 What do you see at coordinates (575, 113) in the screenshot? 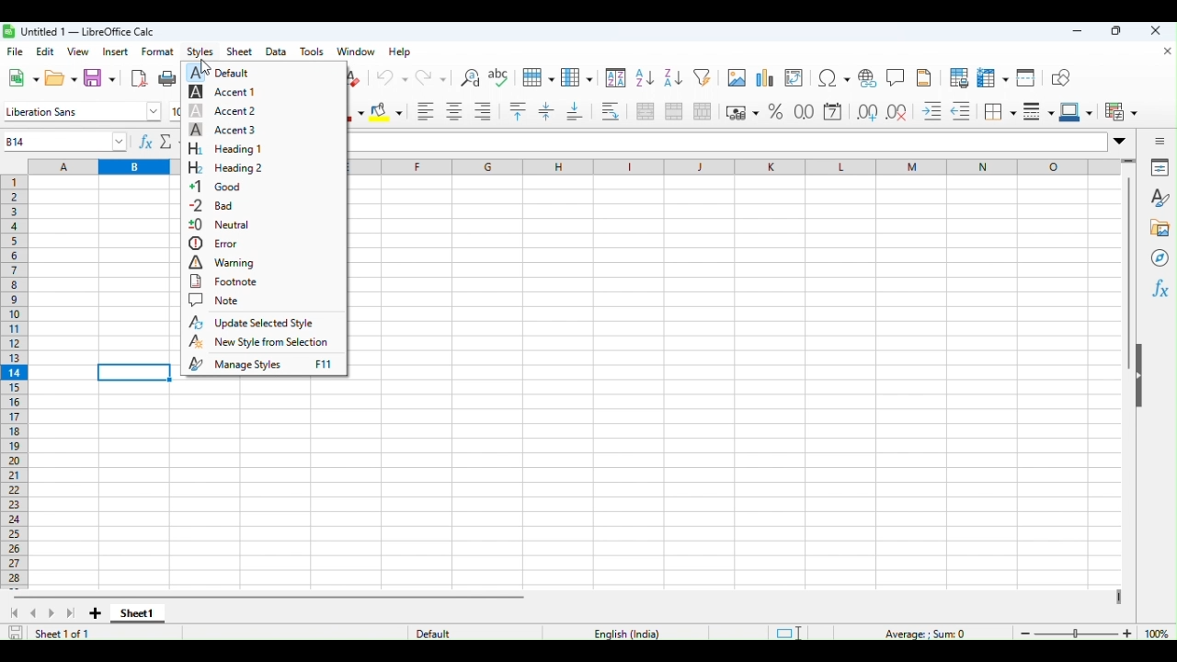
I see `Bottom alignment` at bounding box center [575, 113].